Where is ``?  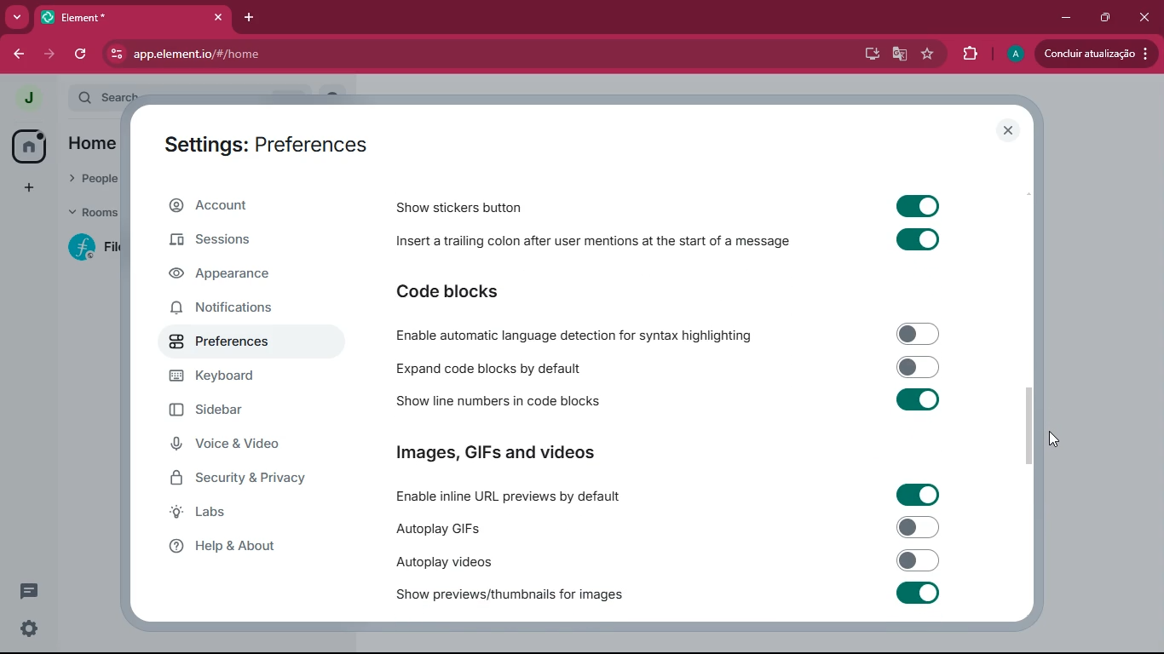  is located at coordinates (918, 593).